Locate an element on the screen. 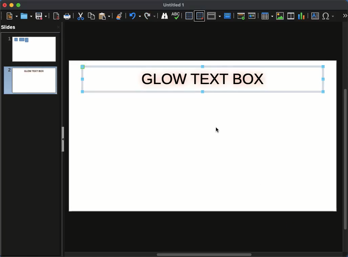 This screenshot has height=257, width=348. Current slide is located at coordinates (253, 16).